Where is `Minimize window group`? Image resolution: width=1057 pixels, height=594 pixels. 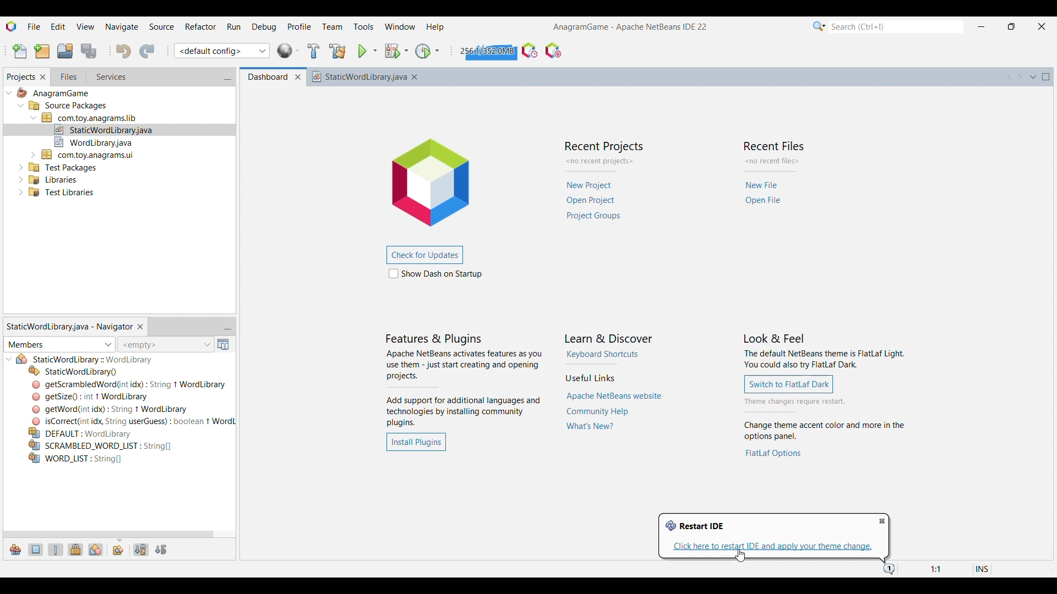
Minimize window group is located at coordinates (227, 78).